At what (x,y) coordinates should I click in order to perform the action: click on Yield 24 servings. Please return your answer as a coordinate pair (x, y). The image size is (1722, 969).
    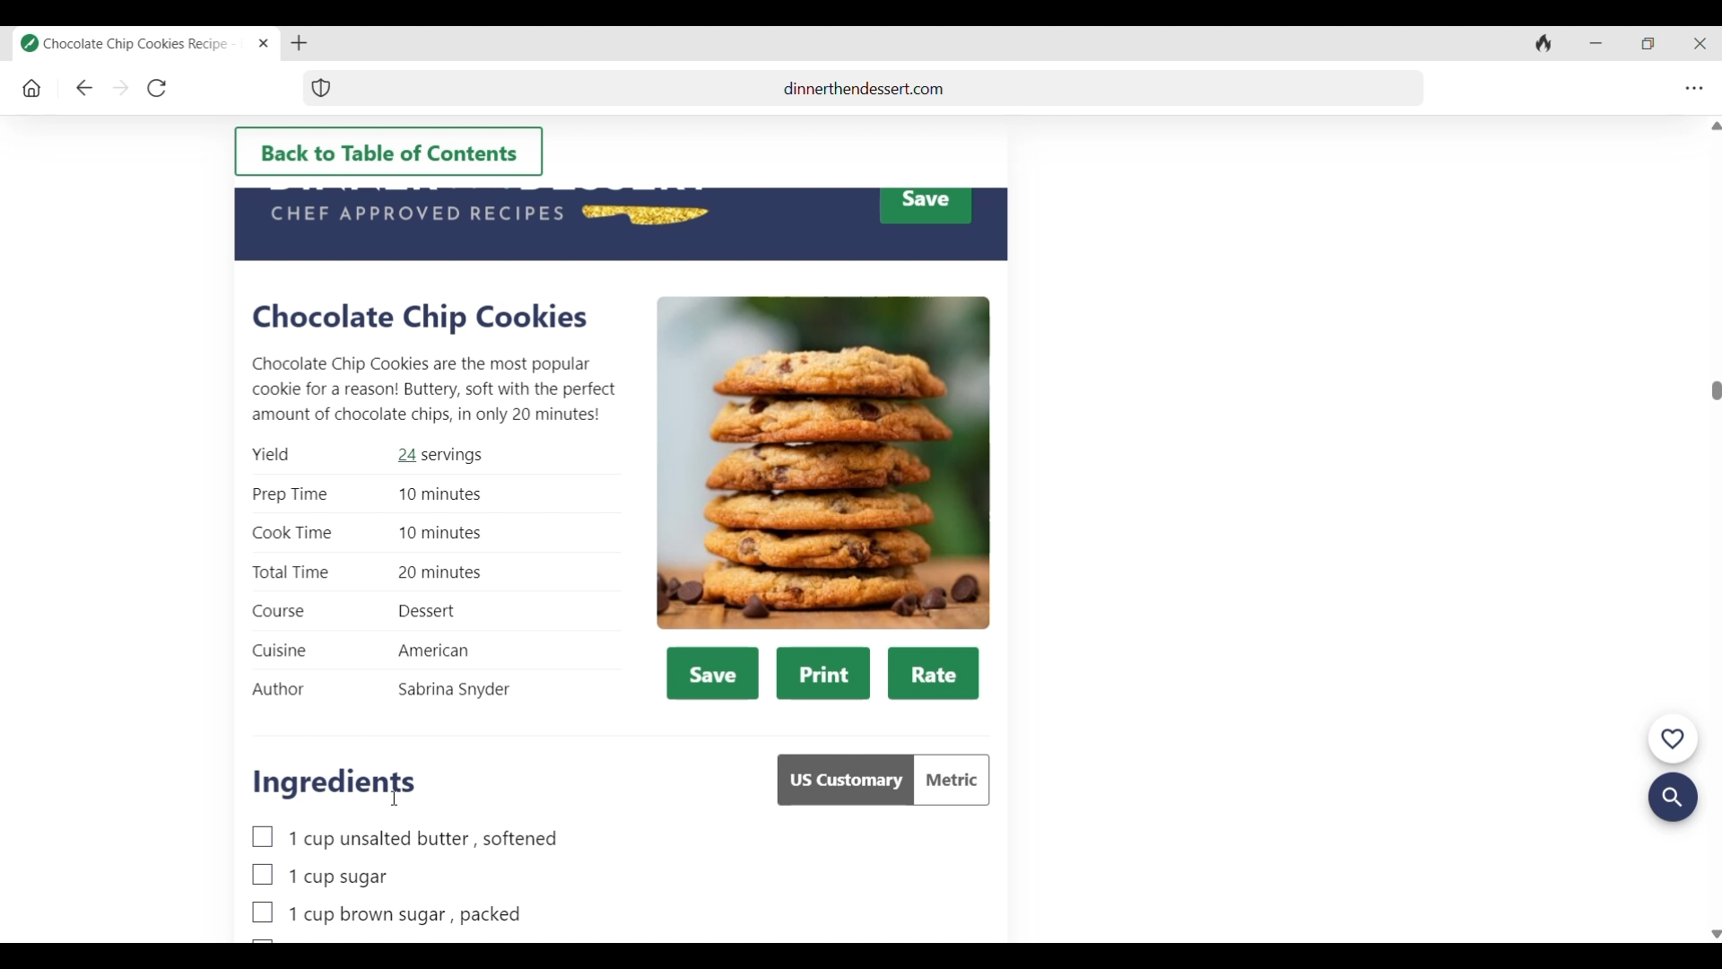
    Looking at the image, I should click on (367, 456).